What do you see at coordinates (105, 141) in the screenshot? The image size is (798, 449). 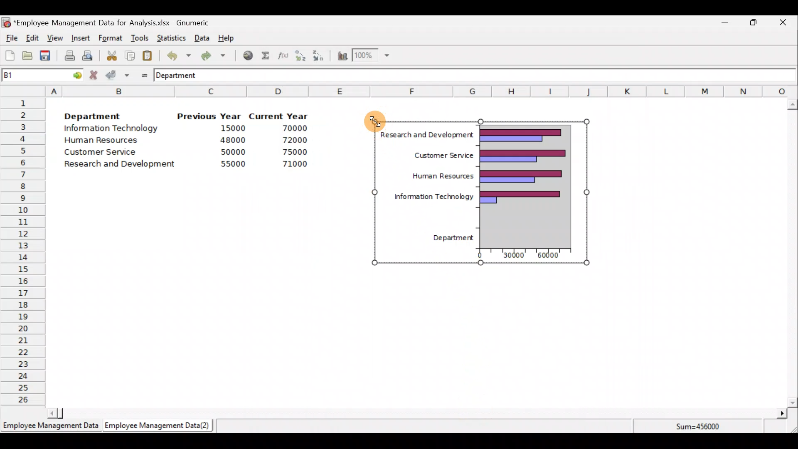 I see `Human Resources` at bounding box center [105, 141].